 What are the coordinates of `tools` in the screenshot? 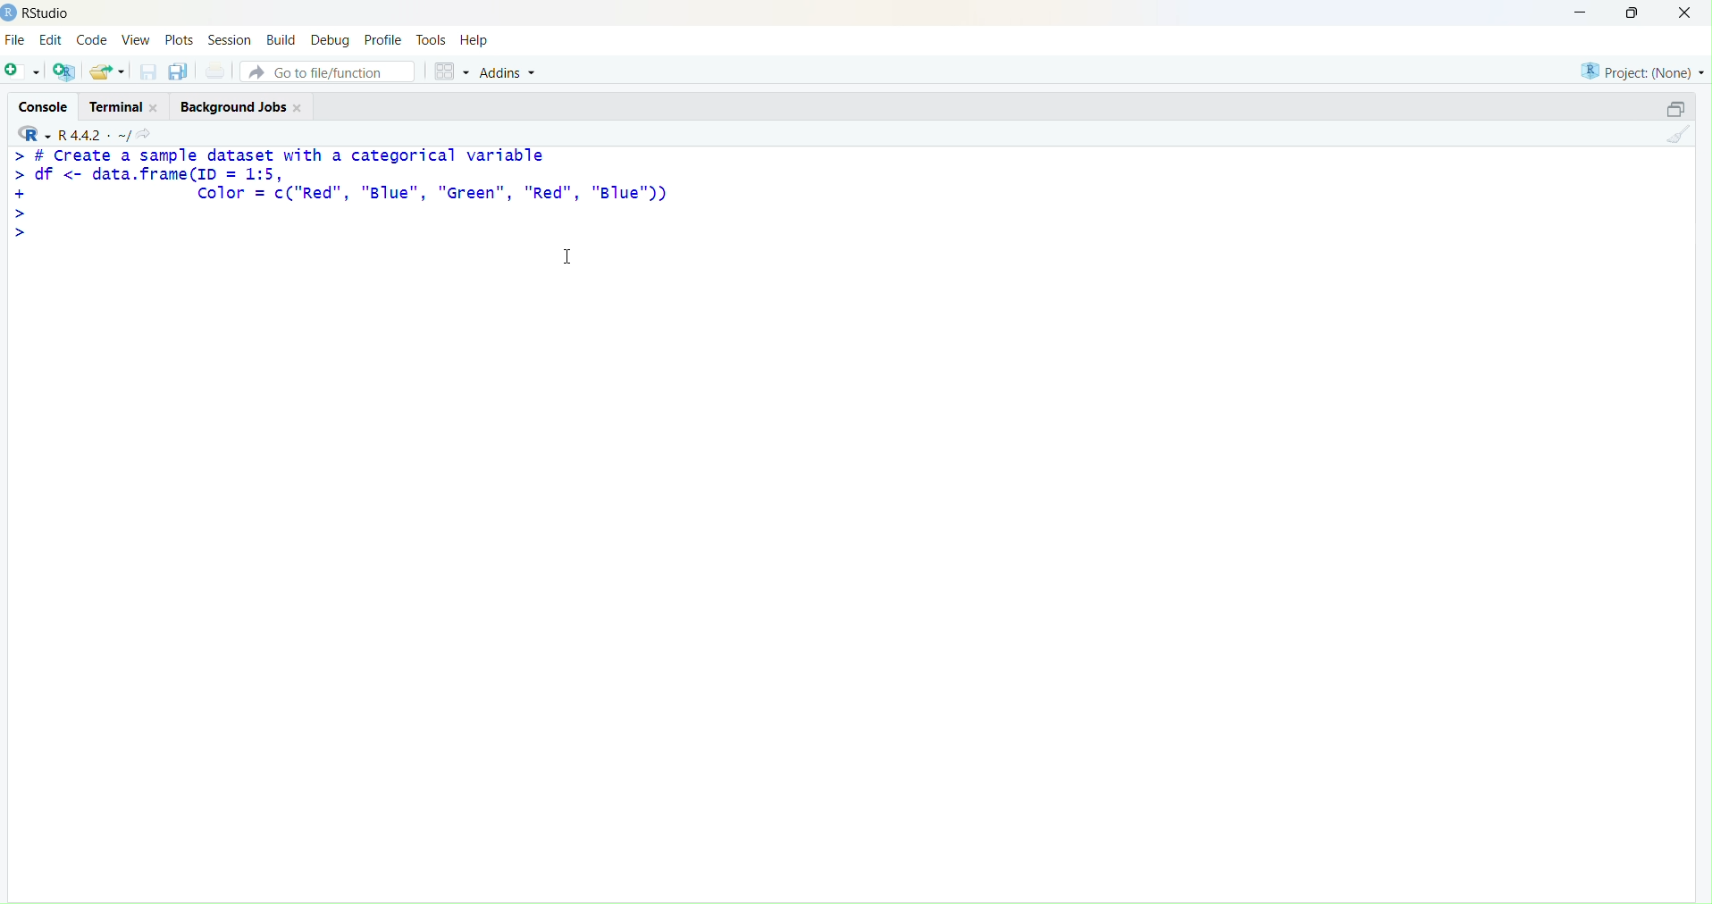 It's located at (432, 40).